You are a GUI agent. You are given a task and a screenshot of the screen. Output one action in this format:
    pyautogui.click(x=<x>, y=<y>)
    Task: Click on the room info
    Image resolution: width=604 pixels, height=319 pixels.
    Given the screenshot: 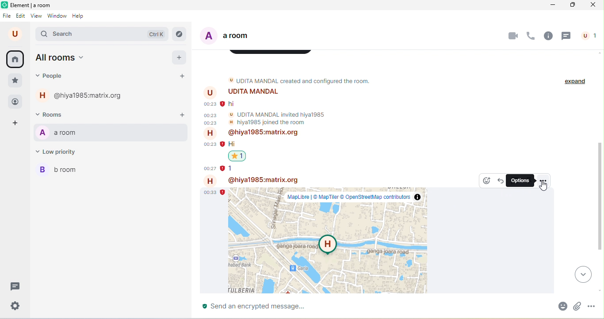 What is the action you would take?
    pyautogui.click(x=549, y=36)
    